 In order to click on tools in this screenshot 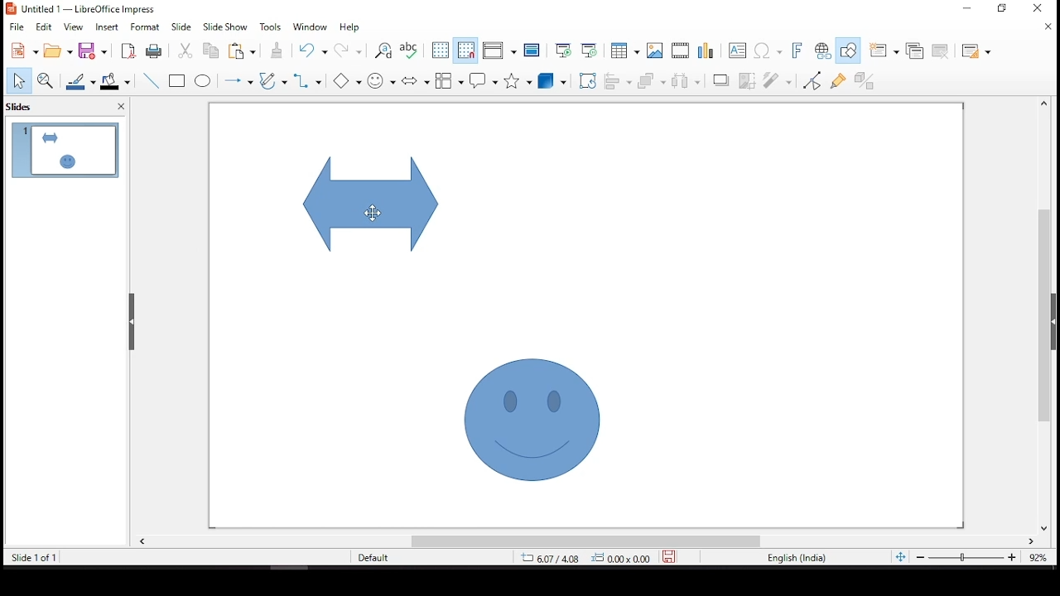, I will do `click(271, 27)`.